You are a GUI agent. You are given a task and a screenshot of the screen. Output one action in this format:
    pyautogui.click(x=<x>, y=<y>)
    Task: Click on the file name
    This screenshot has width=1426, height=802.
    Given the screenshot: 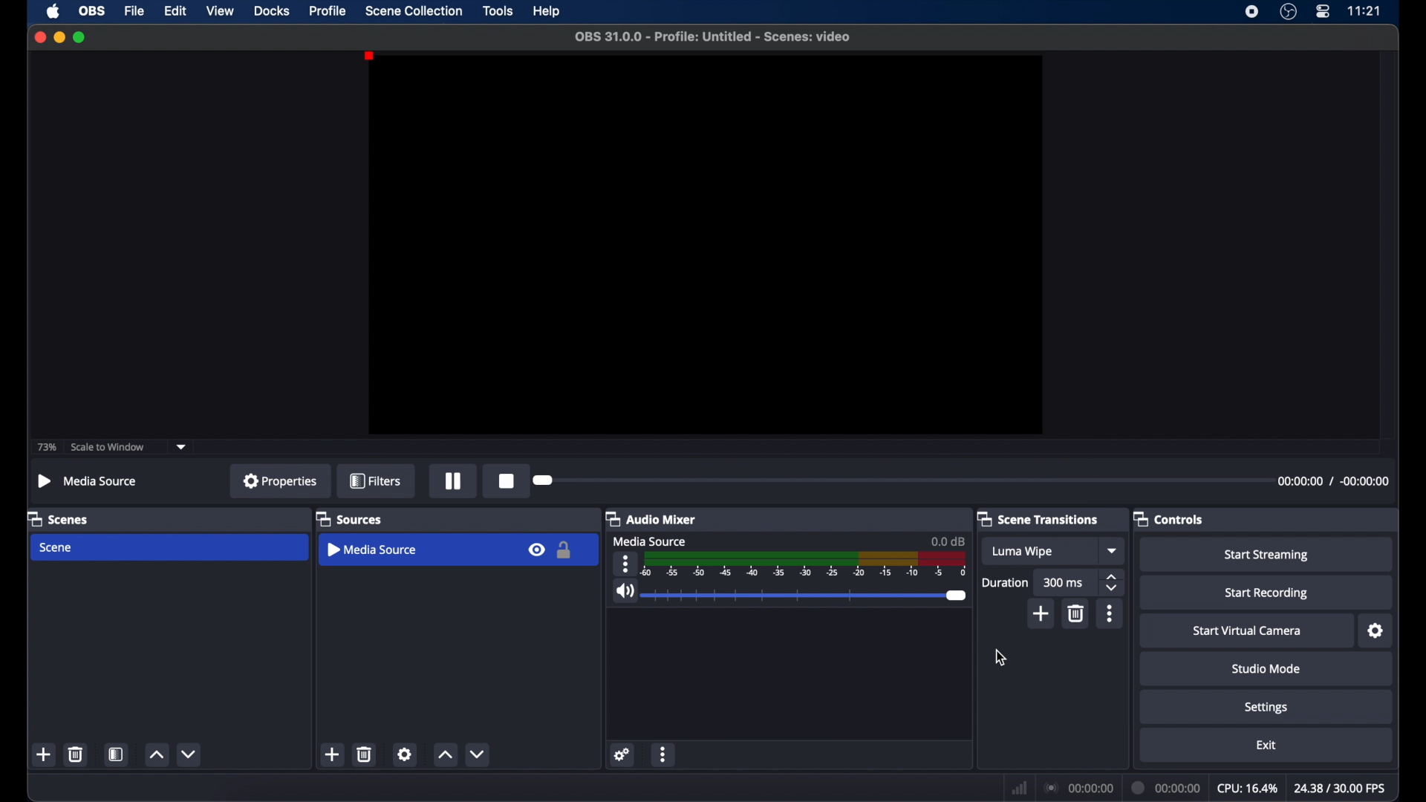 What is the action you would take?
    pyautogui.click(x=713, y=37)
    